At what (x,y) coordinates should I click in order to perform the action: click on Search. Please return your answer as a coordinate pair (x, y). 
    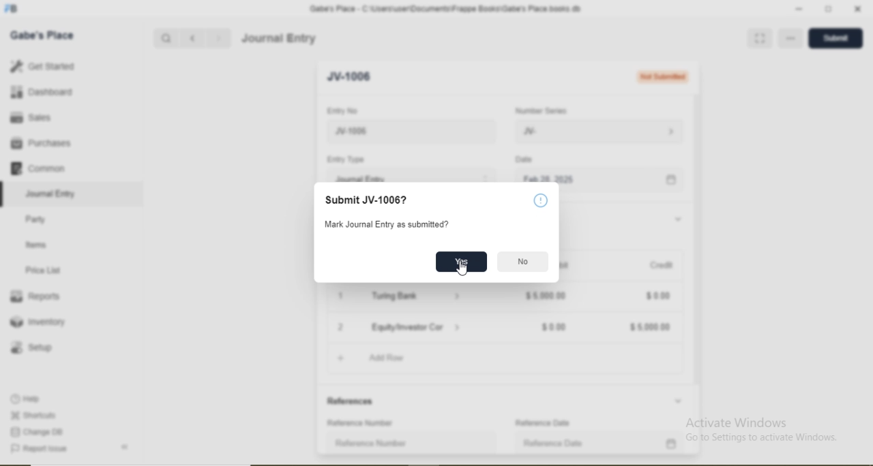
    Looking at the image, I should click on (165, 39).